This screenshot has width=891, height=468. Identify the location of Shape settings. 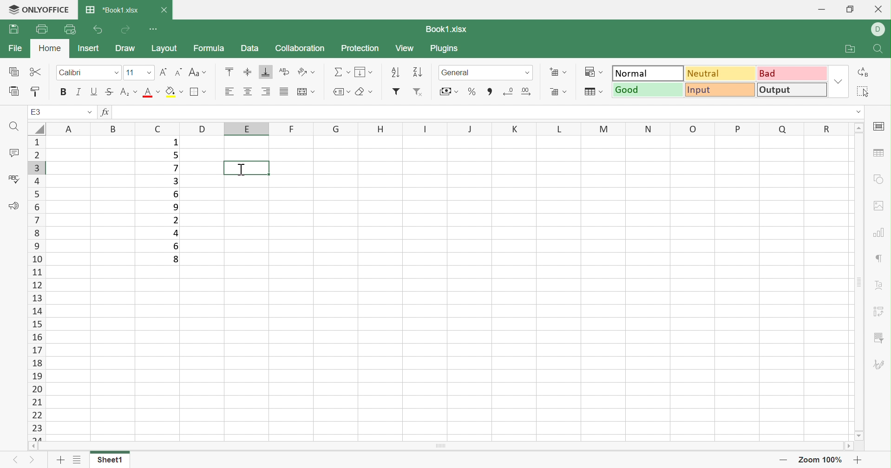
(878, 174).